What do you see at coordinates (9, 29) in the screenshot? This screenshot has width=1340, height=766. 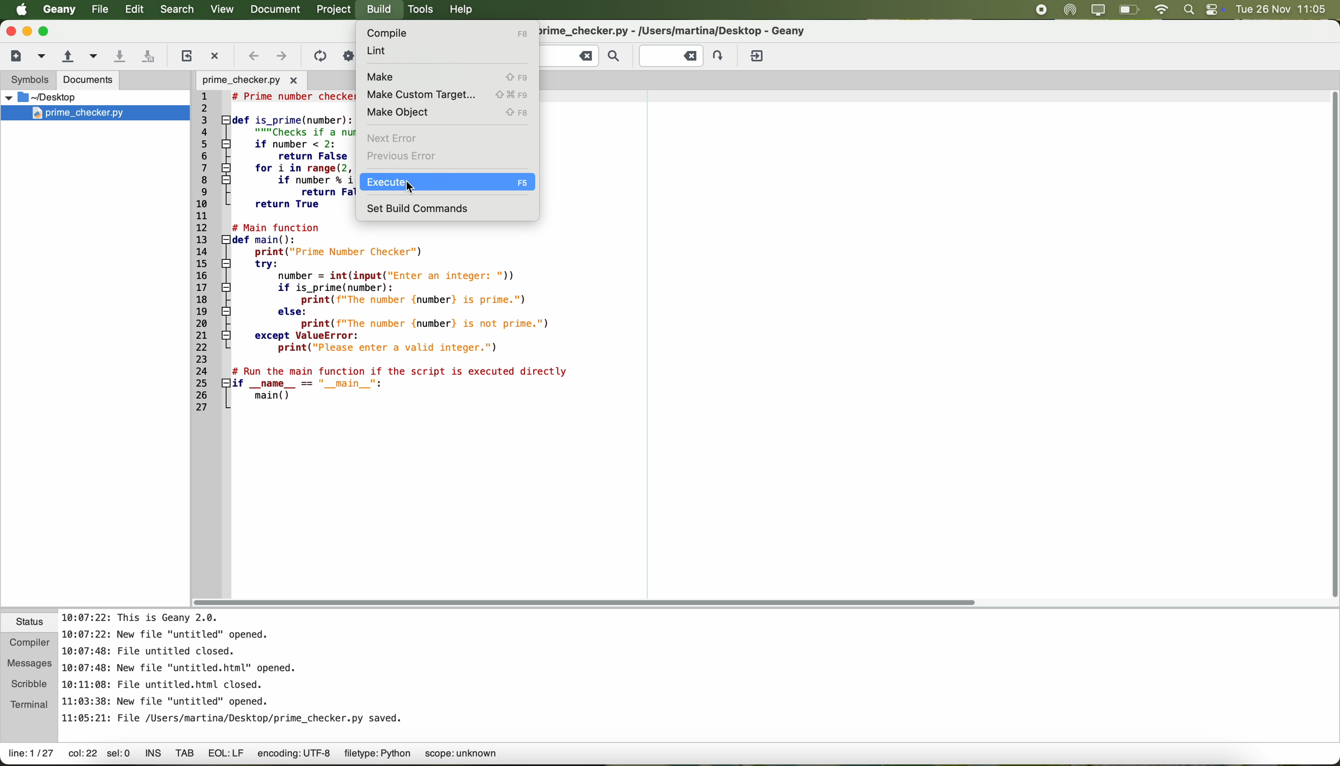 I see `close Geany` at bounding box center [9, 29].